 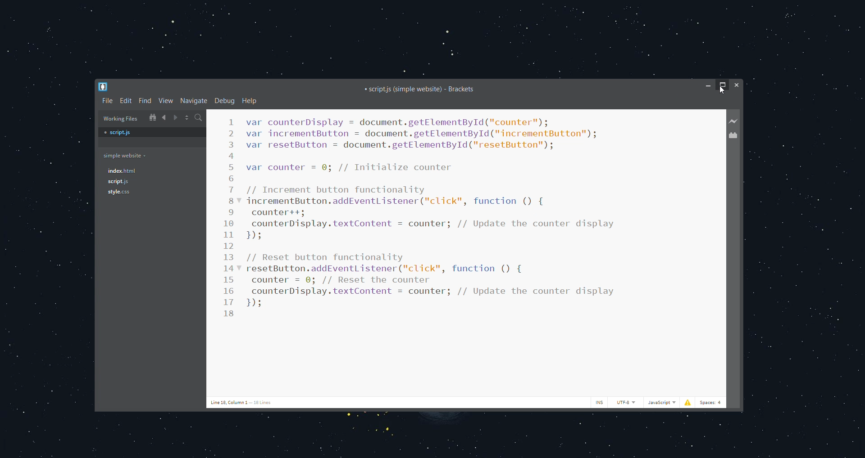 What do you see at coordinates (598, 403) in the screenshot?
I see `cursor toggle` at bounding box center [598, 403].